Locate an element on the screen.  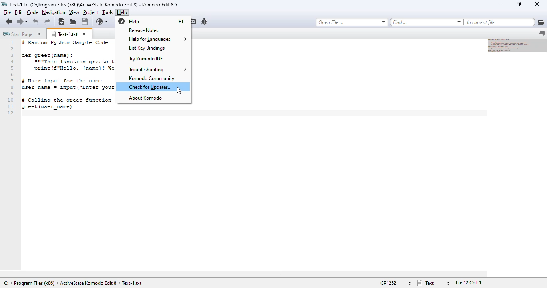
go back one location is located at coordinates (9, 21).